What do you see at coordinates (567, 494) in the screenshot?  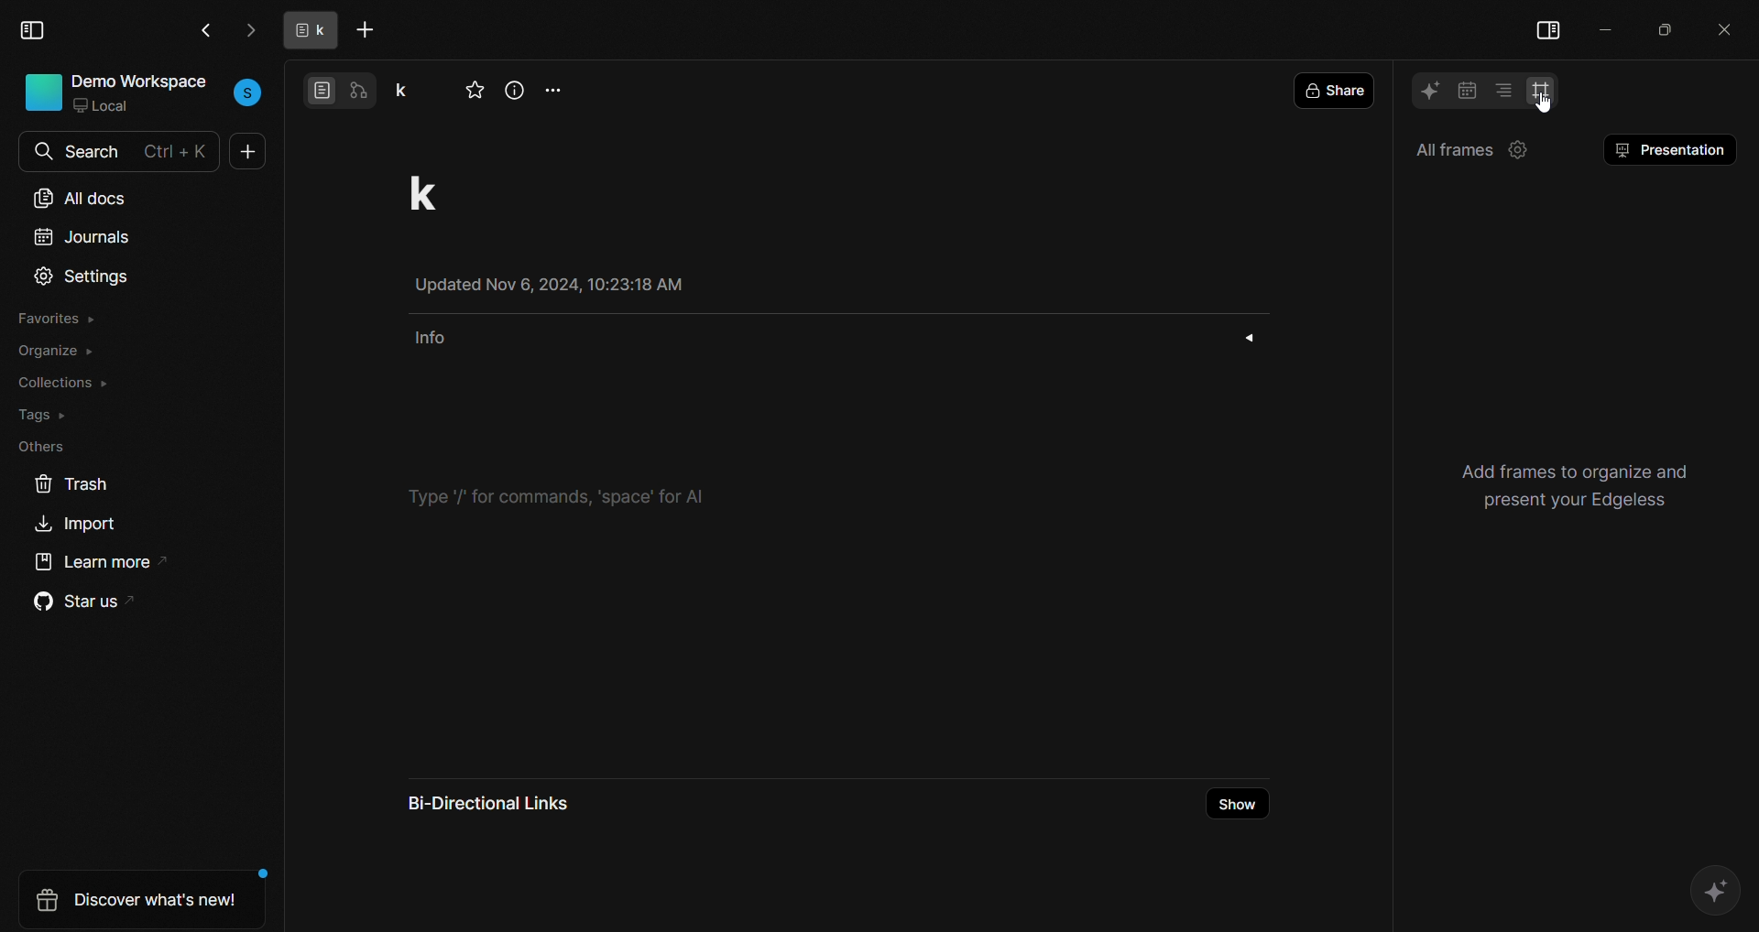 I see `type '/' for commands, 'space'' for ai` at bounding box center [567, 494].